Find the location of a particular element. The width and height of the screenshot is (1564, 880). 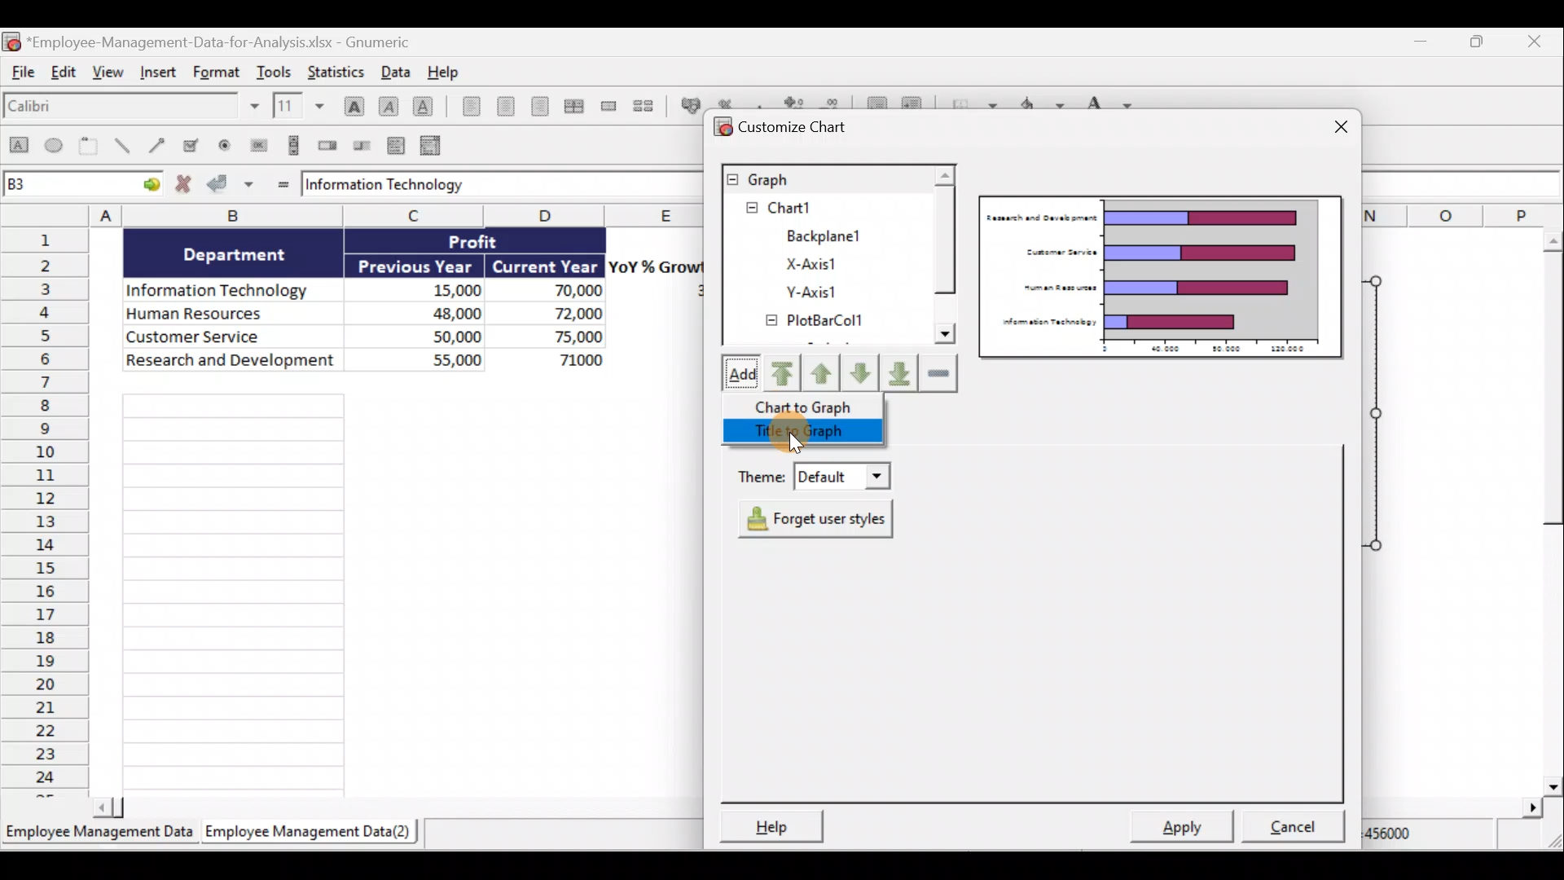

Create a button is located at coordinates (256, 146).